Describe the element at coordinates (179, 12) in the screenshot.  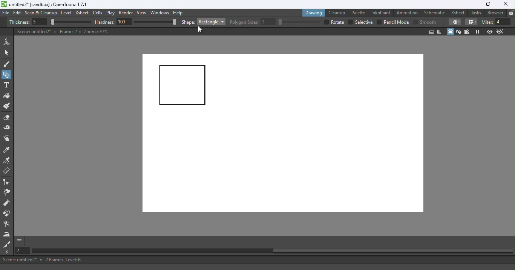
I see `Help` at that location.